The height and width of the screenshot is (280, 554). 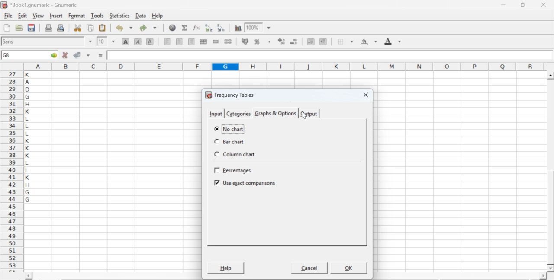 I want to click on decrease number of decimals displayed, so click(x=293, y=42).